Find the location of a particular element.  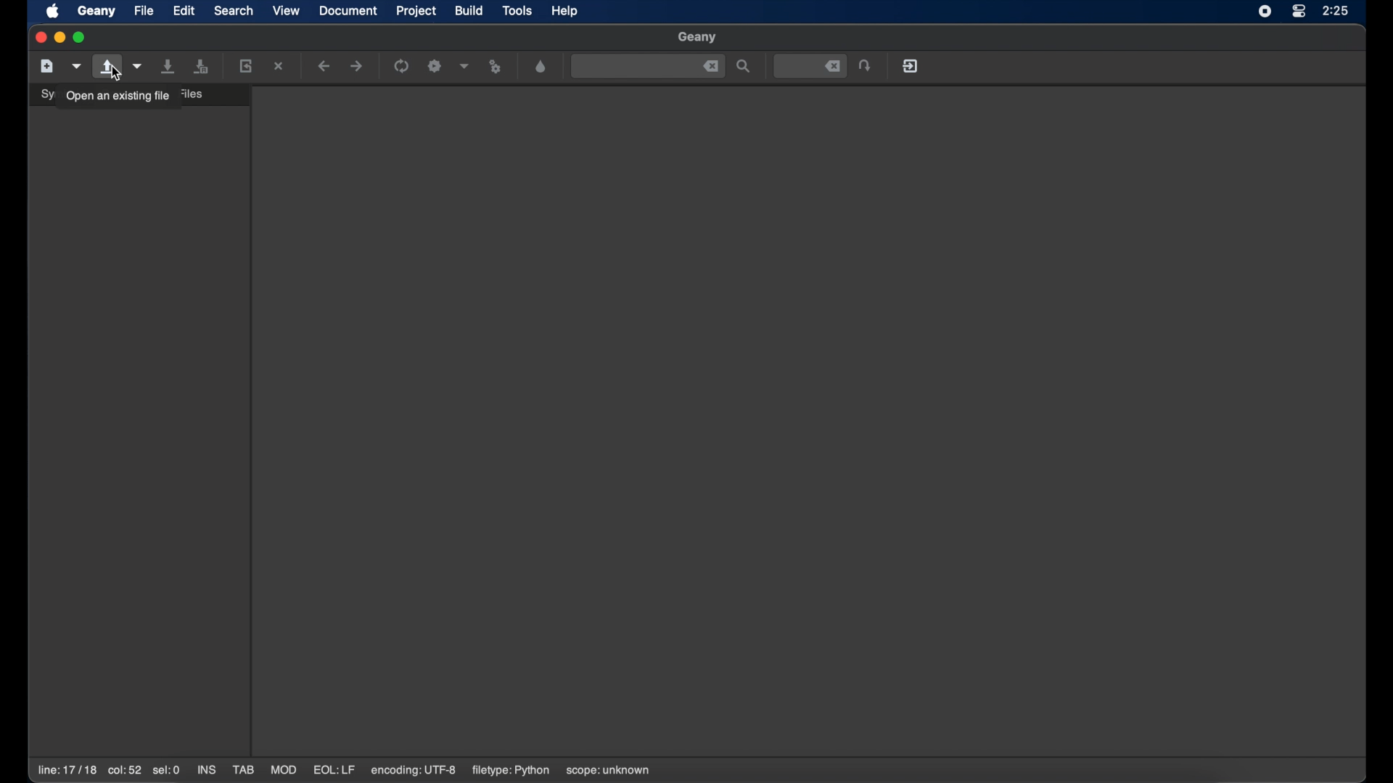

eql:lf is located at coordinates (335, 770).